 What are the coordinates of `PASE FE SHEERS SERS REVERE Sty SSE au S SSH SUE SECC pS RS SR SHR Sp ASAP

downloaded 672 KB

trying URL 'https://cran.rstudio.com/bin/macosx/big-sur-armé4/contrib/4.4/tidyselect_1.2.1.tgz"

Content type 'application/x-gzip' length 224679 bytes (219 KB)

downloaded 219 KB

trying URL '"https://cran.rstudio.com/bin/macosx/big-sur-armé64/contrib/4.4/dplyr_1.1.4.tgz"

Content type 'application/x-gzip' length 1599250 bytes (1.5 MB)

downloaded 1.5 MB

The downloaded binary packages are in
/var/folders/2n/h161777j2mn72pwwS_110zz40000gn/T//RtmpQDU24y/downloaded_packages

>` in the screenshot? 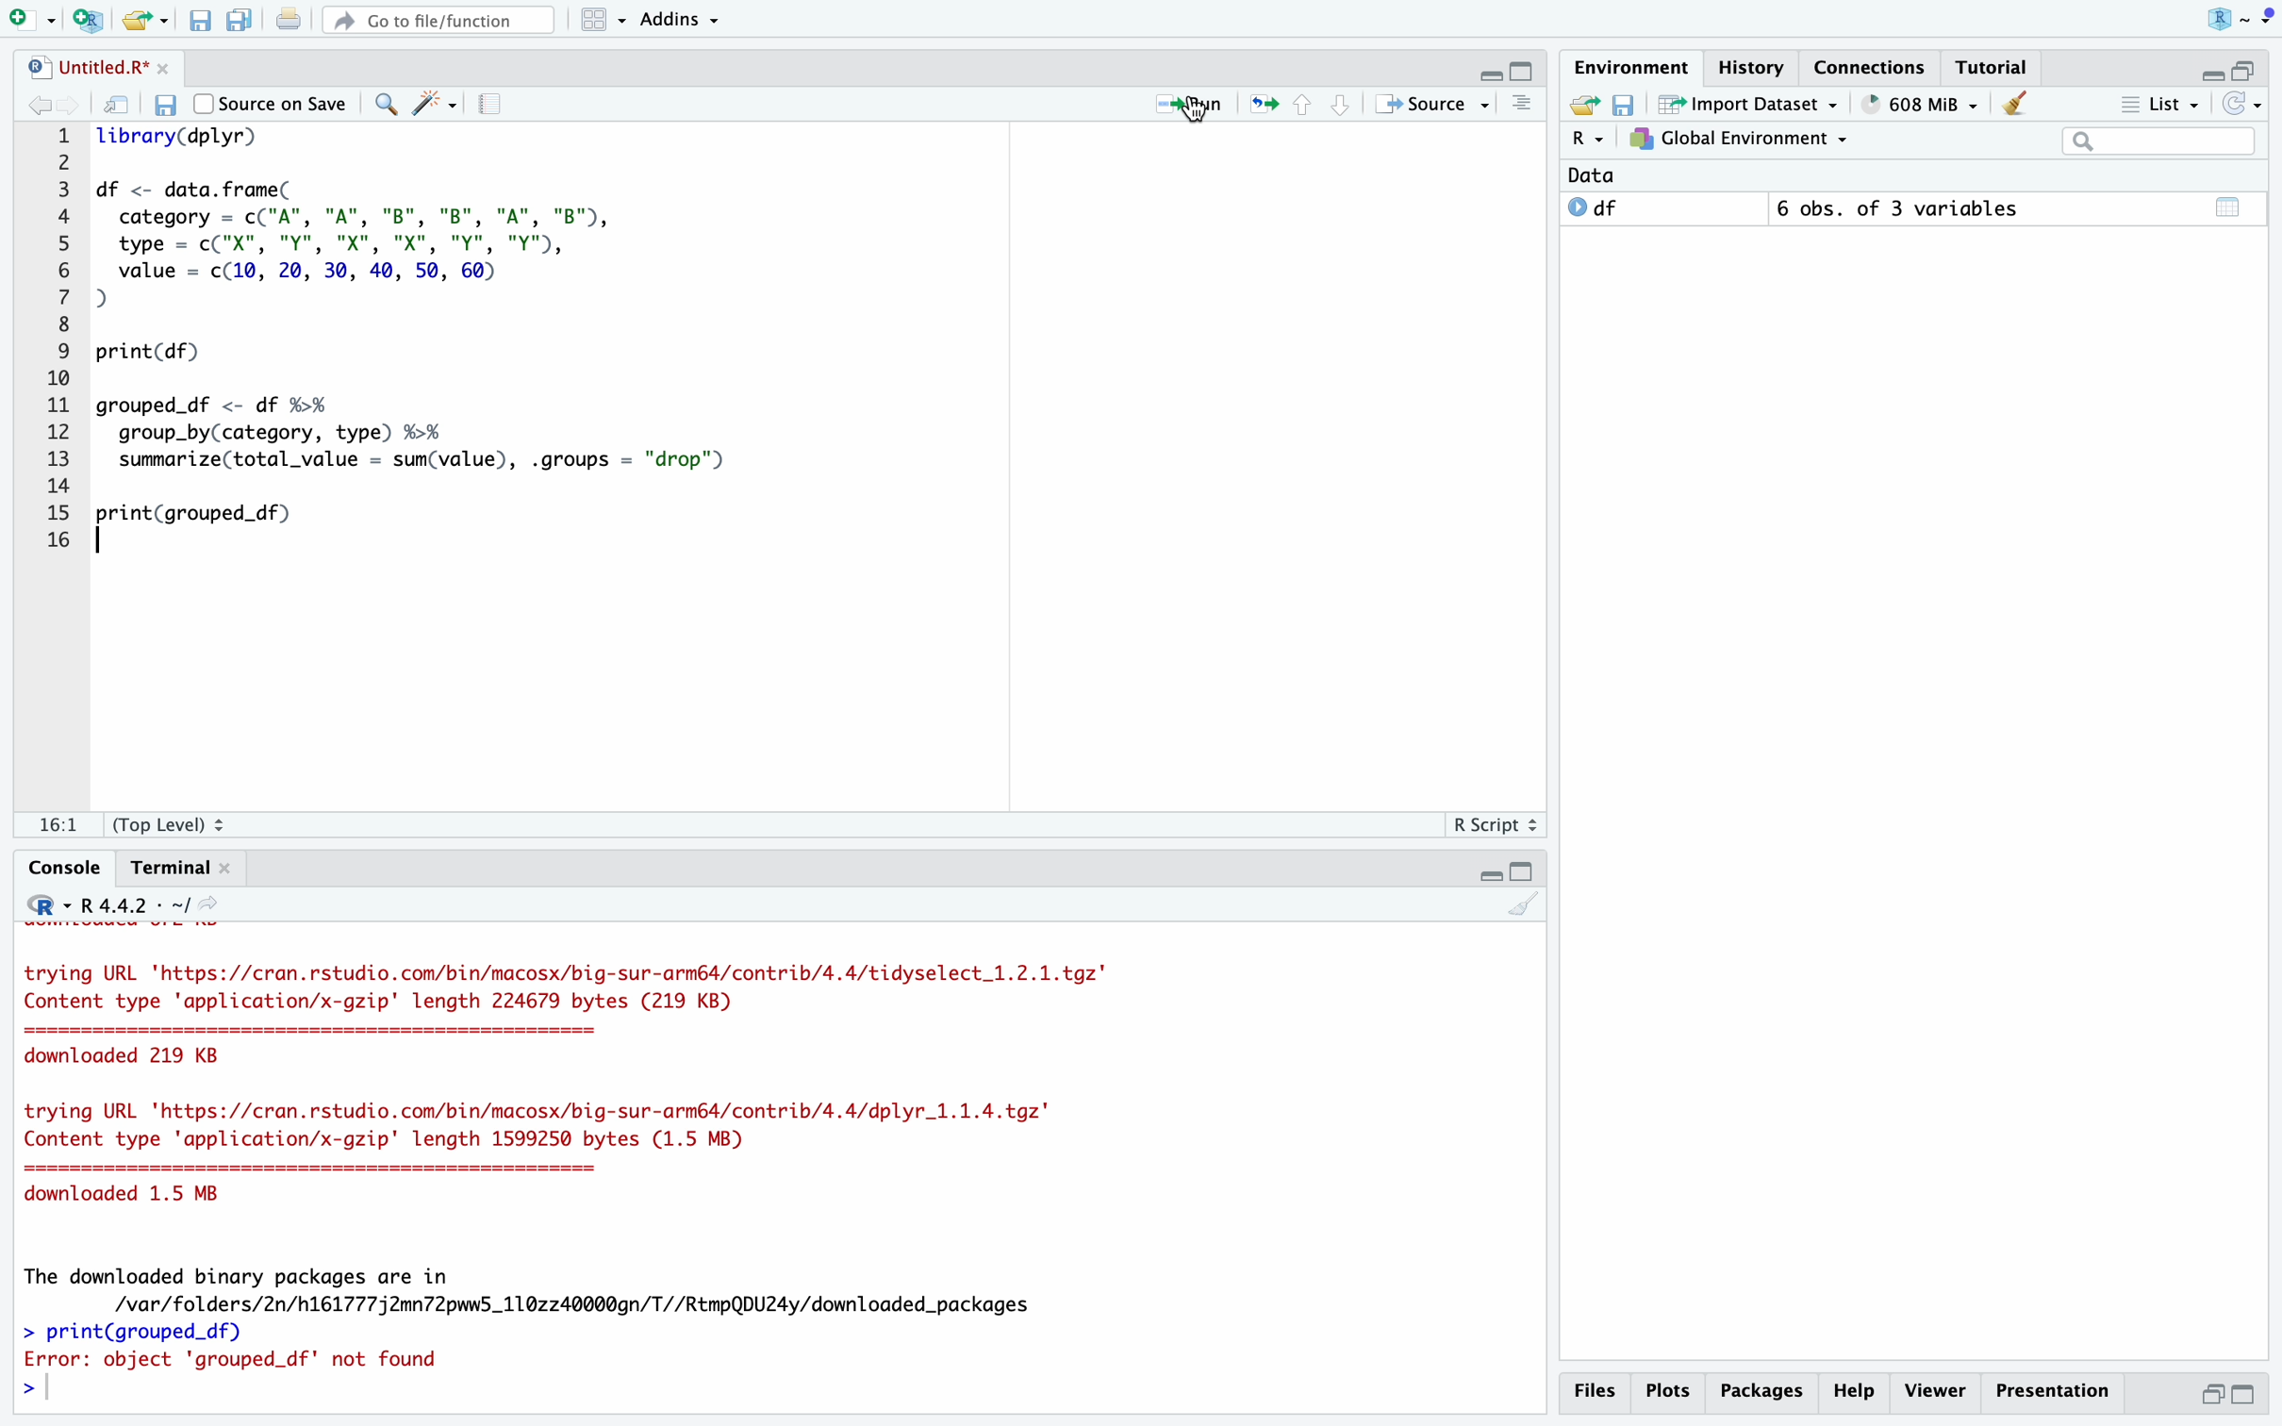 It's located at (782, 1166).